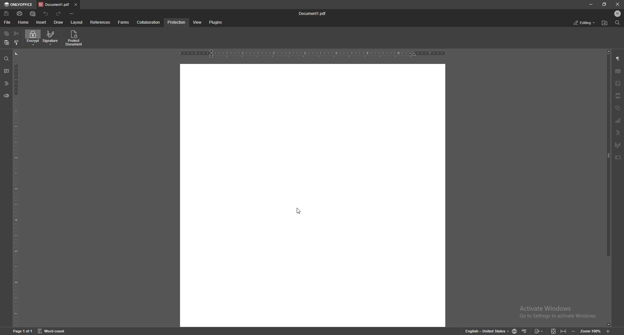 The image size is (624, 335). I want to click on zoom, so click(591, 331).